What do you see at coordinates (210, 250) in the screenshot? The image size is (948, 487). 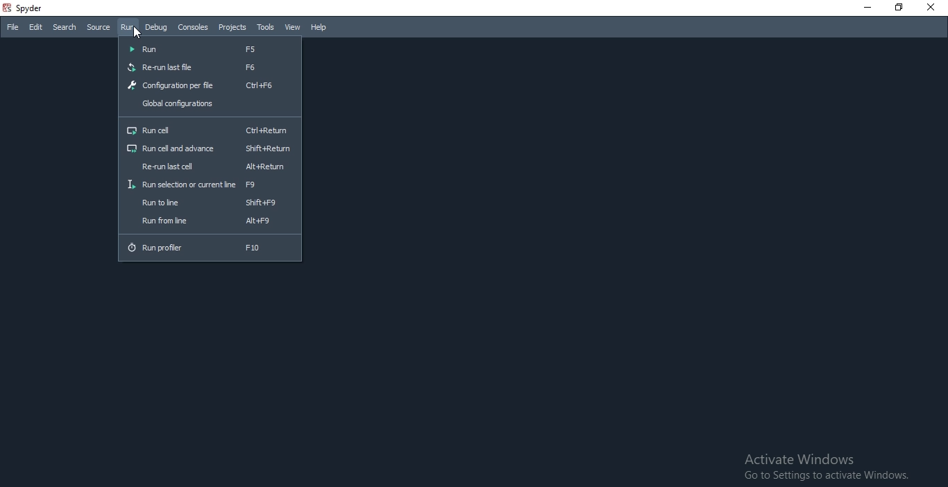 I see `run profiler` at bounding box center [210, 250].